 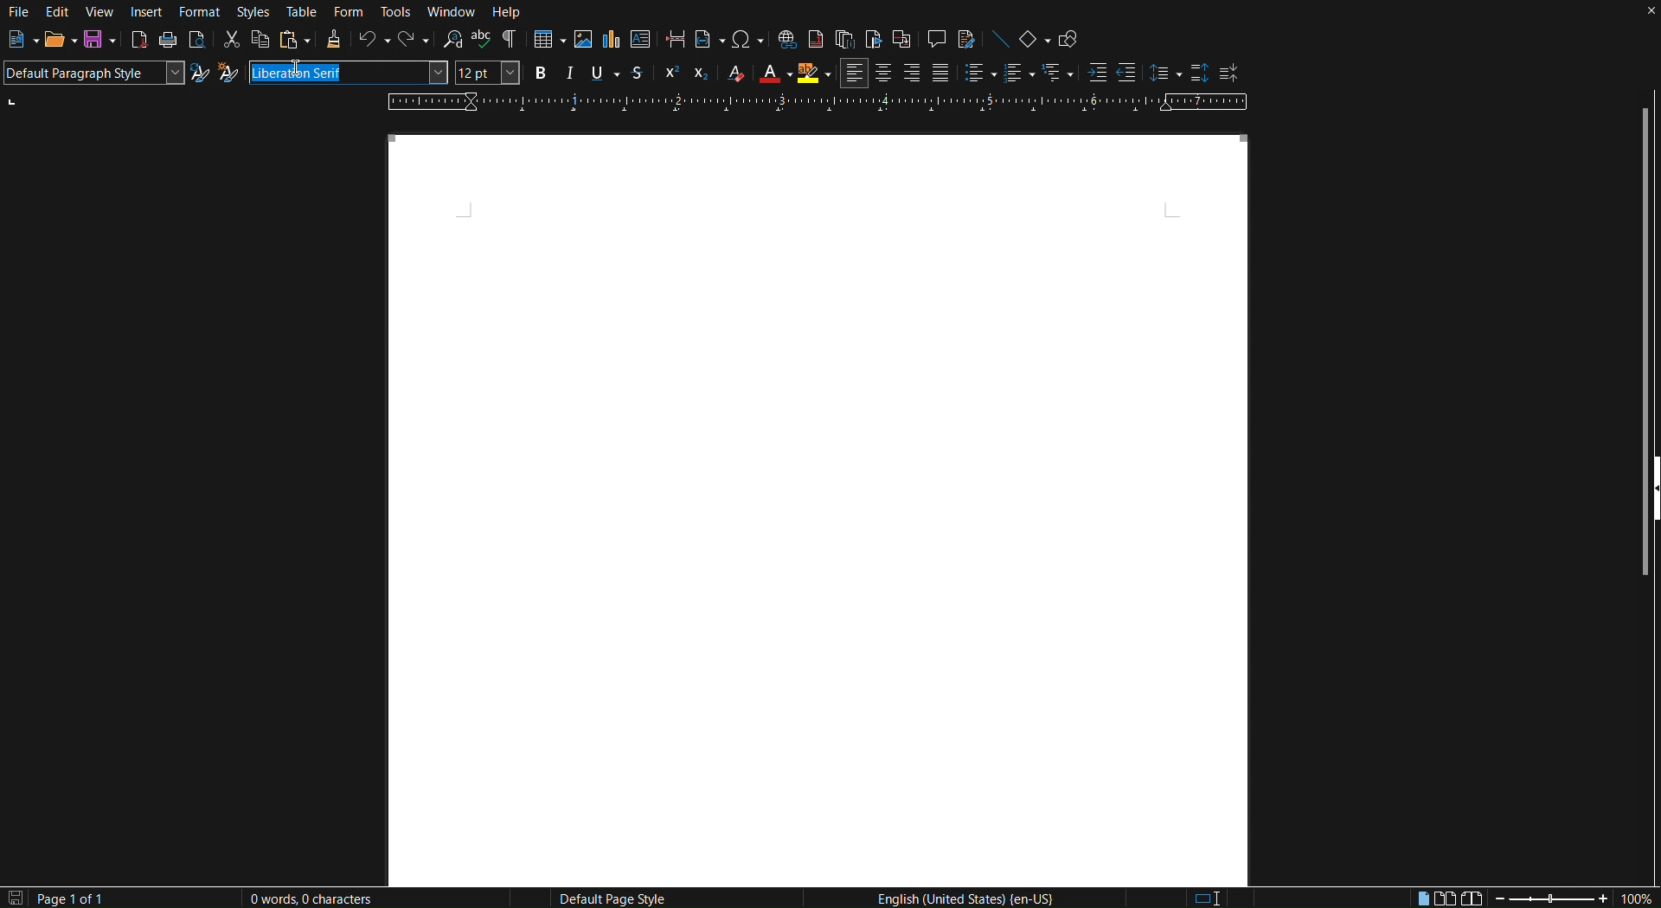 What do you see at coordinates (910, 74) in the screenshot?
I see `Right Align` at bounding box center [910, 74].